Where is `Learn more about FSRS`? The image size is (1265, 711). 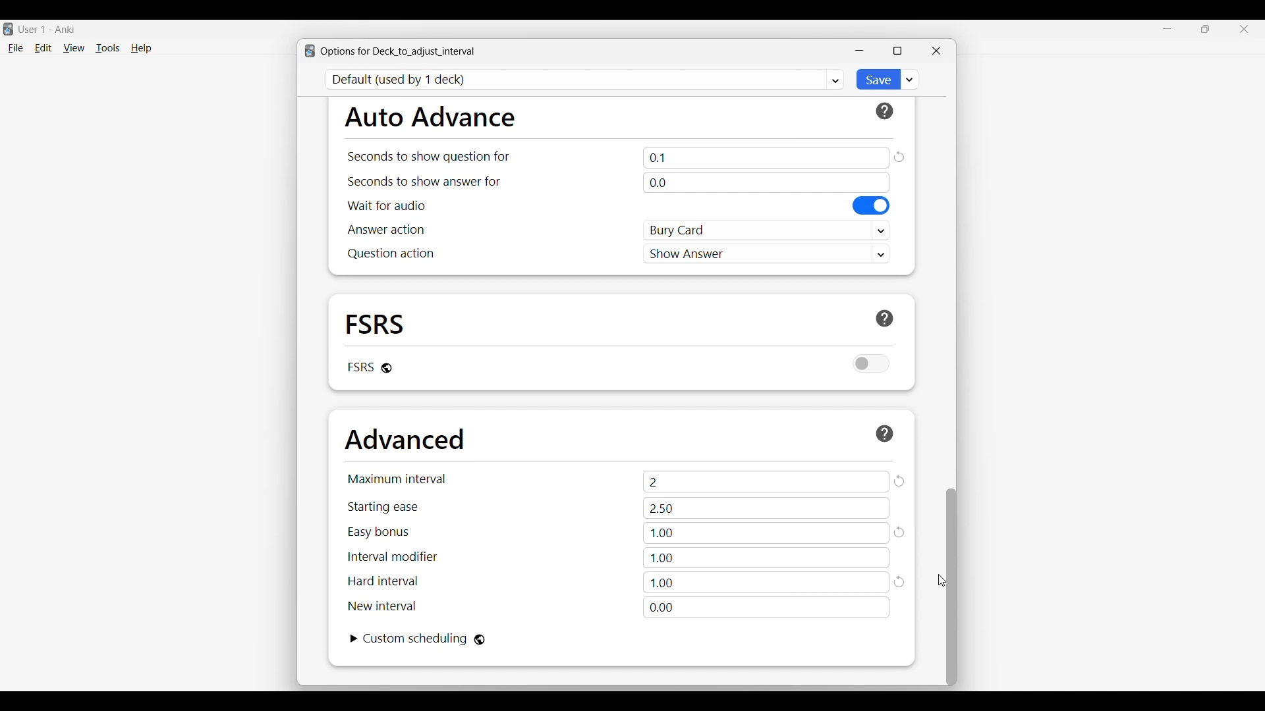
Learn more about FSRS is located at coordinates (885, 319).